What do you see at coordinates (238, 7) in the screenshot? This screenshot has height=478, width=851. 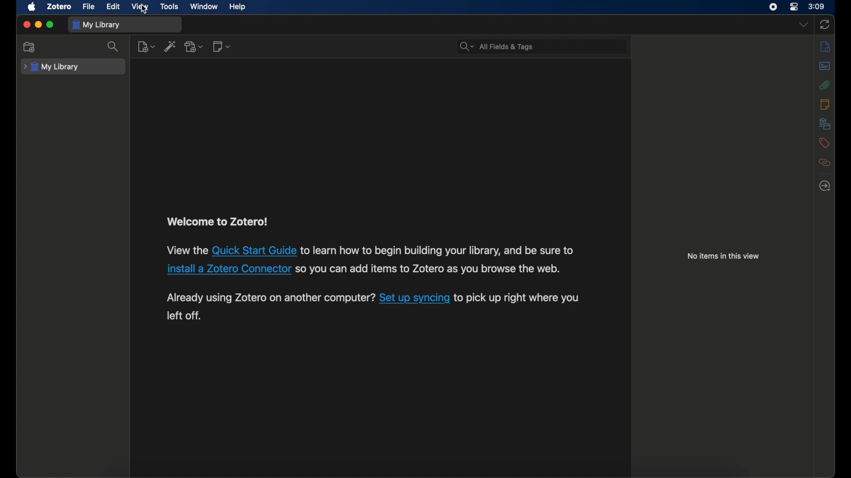 I see `help` at bounding box center [238, 7].